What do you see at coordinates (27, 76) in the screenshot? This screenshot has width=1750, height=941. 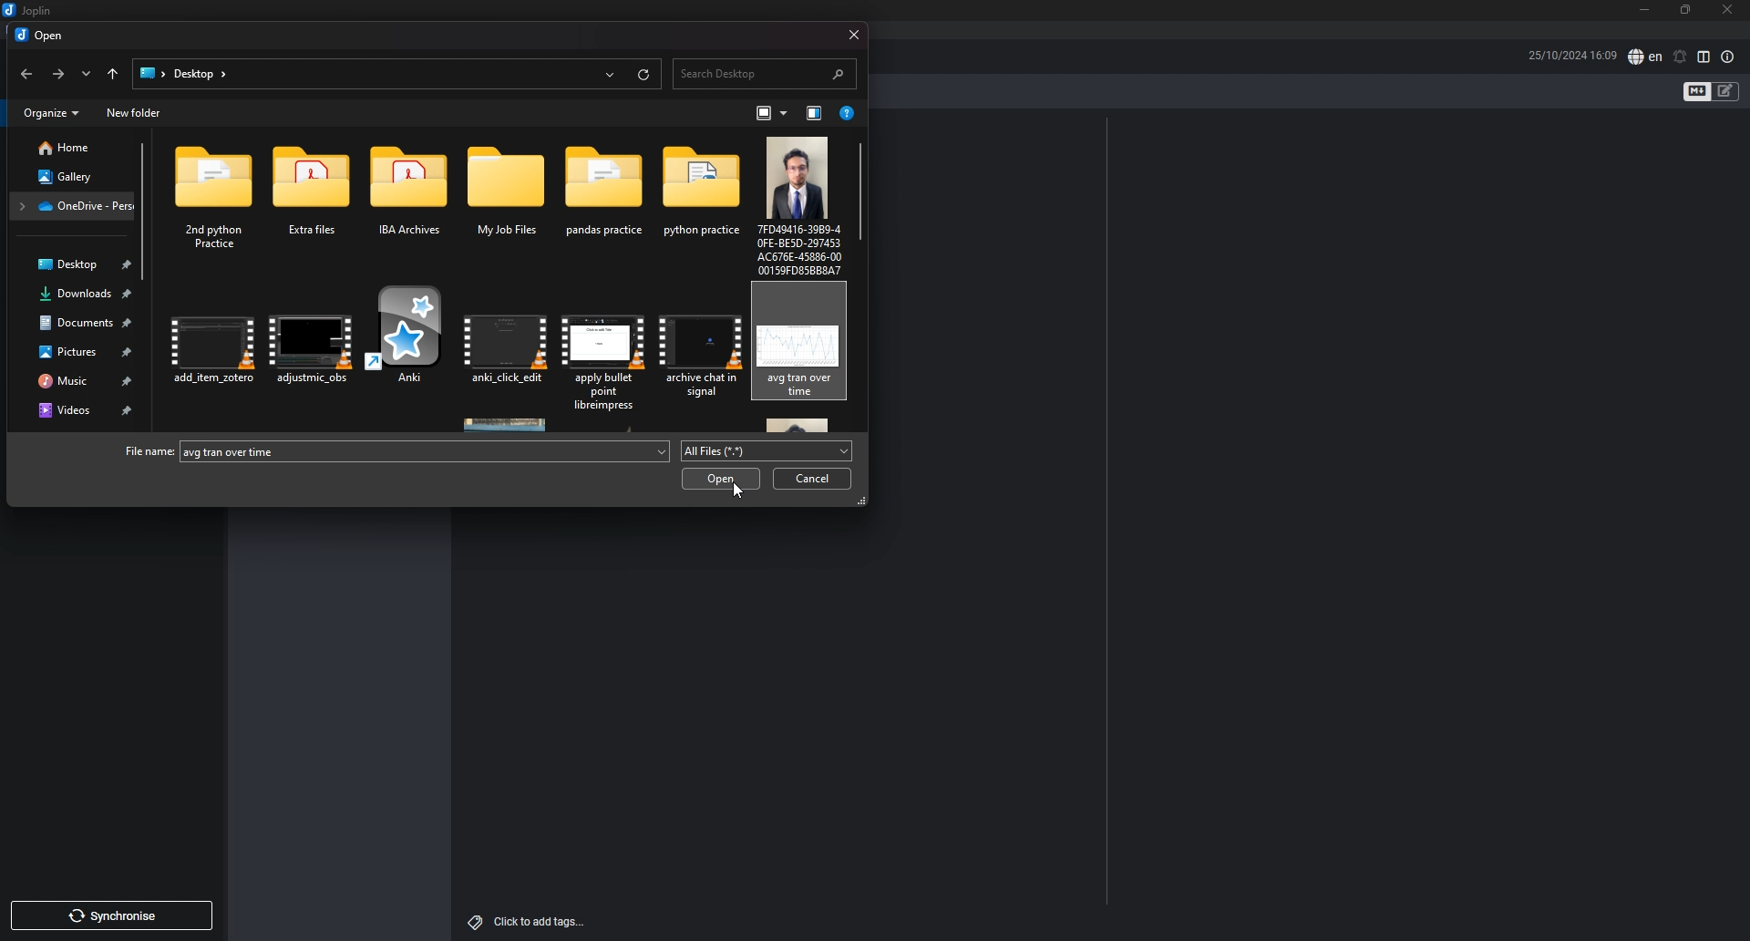 I see `back` at bounding box center [27, 76].